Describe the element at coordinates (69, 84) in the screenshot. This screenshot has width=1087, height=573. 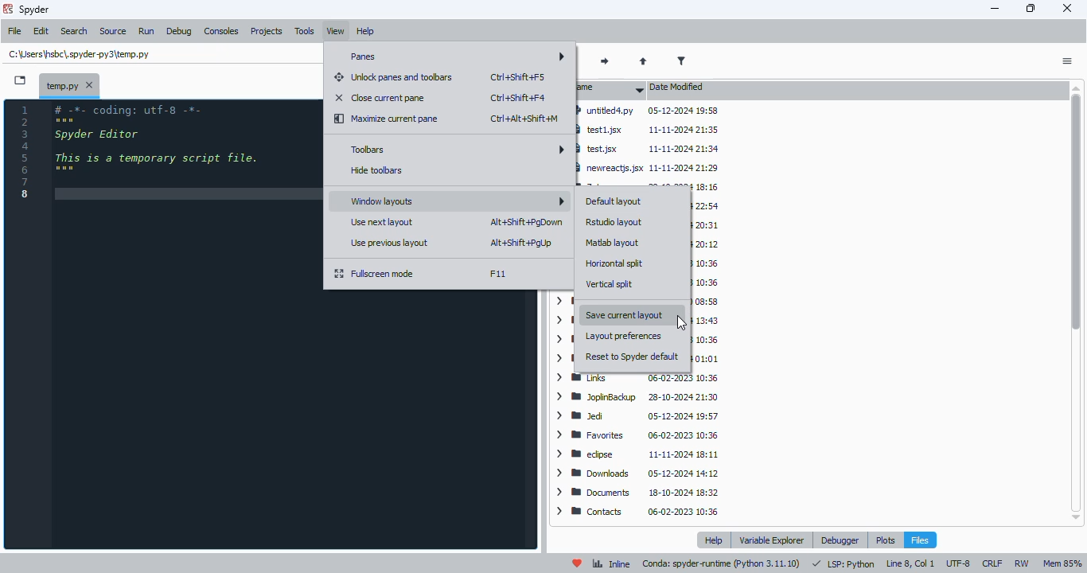
I see `temporary file` at that location.